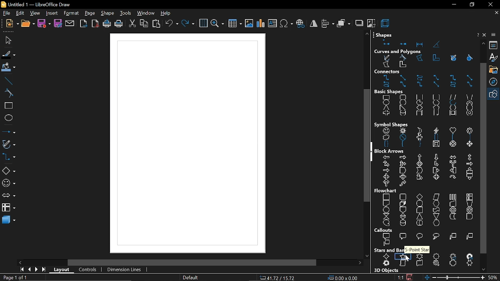 The height and width of the screenshot is (281, 500). Describe the element at coordinates (483, 43) in the screenshot. I see `move up` at that location.